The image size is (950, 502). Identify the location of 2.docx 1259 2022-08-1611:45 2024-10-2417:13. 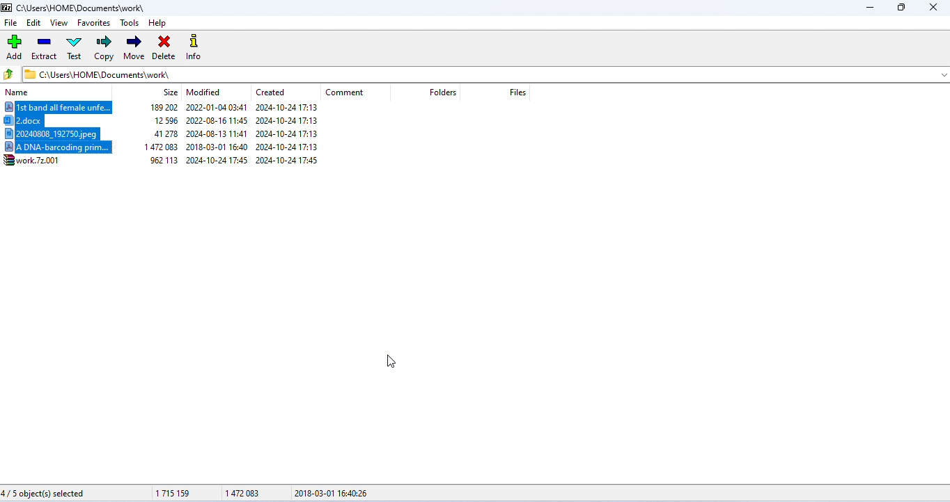
(171, 122).